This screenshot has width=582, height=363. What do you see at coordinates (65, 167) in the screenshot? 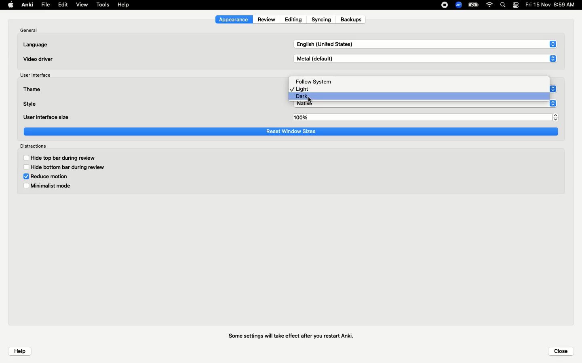
I see `Hide bottom bar during review` at bounding box center [65, 167].